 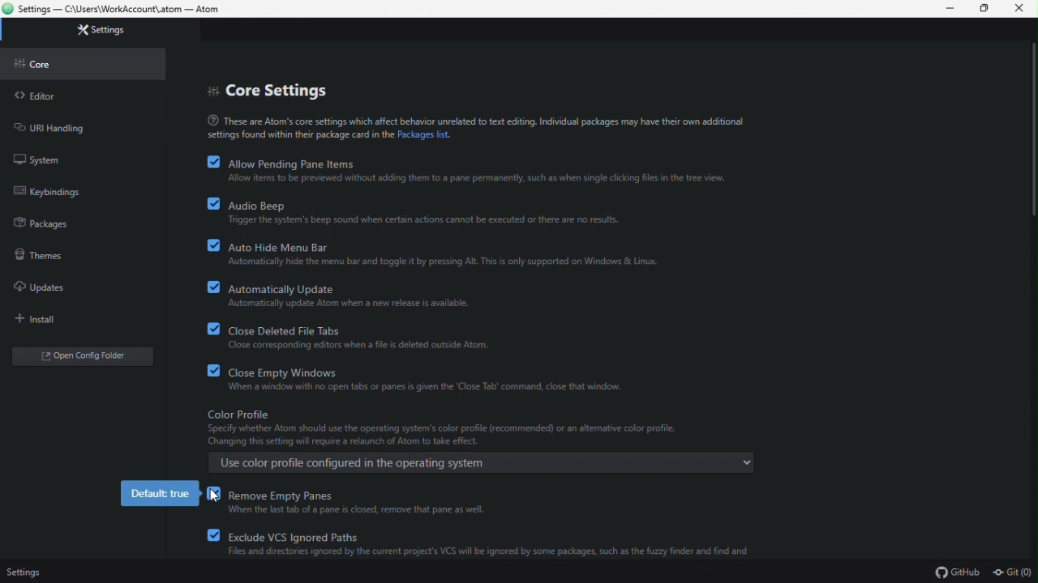 I want to click on system, so click(x=39, y=159).